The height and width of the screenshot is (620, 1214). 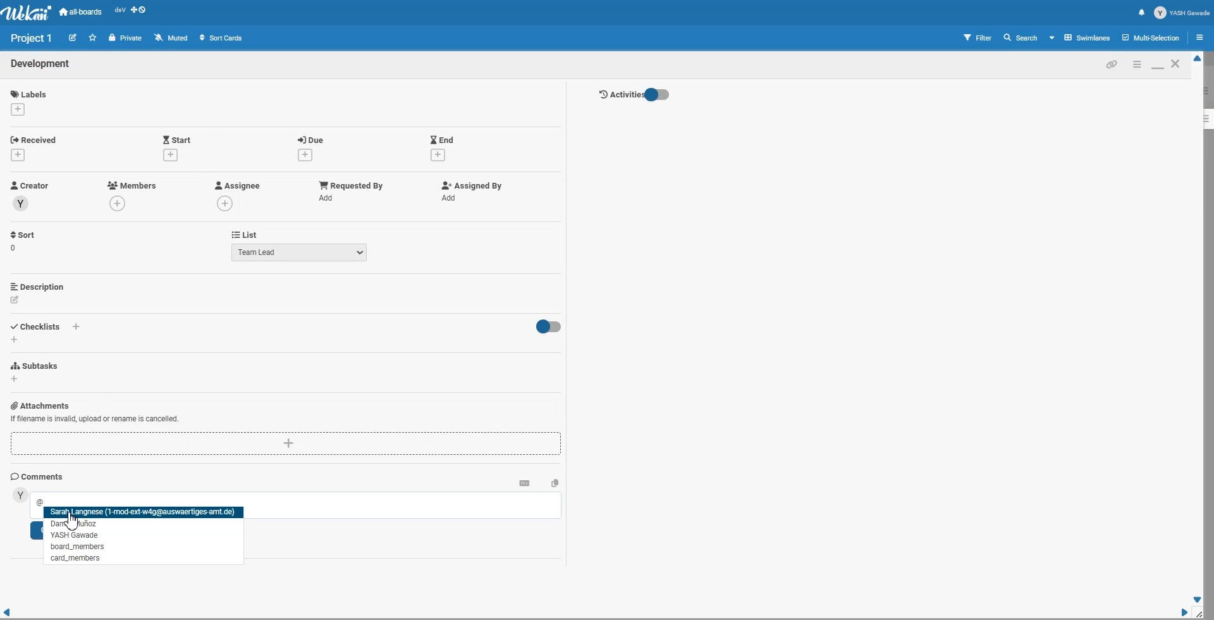 I want to click on Recent open file, so click(x=120, y=12).